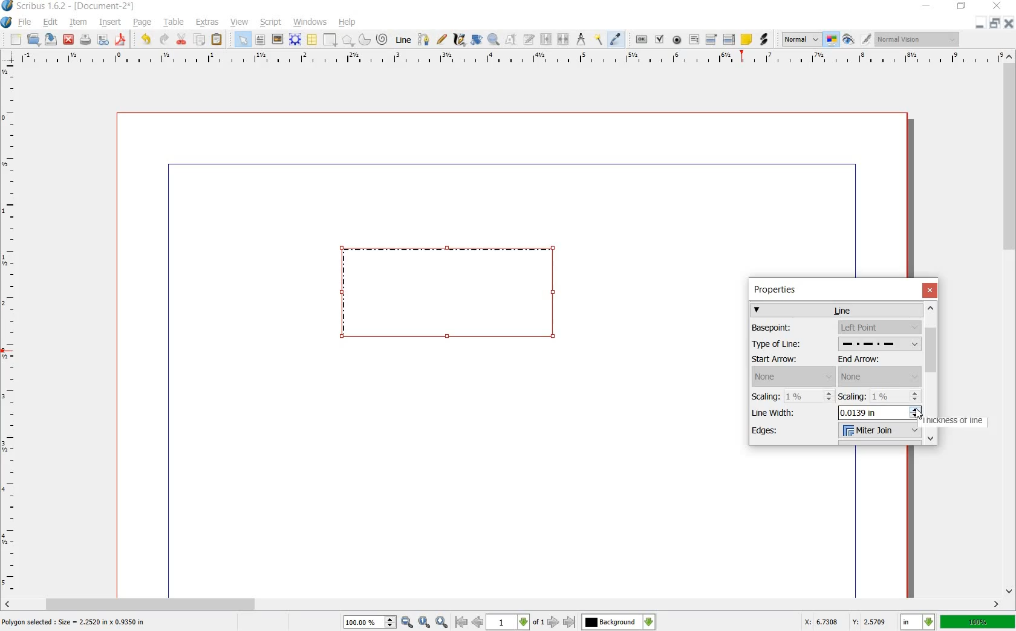  Describe the element at coordinates (879, 432) in the screenshot. I see `edges` at that location.